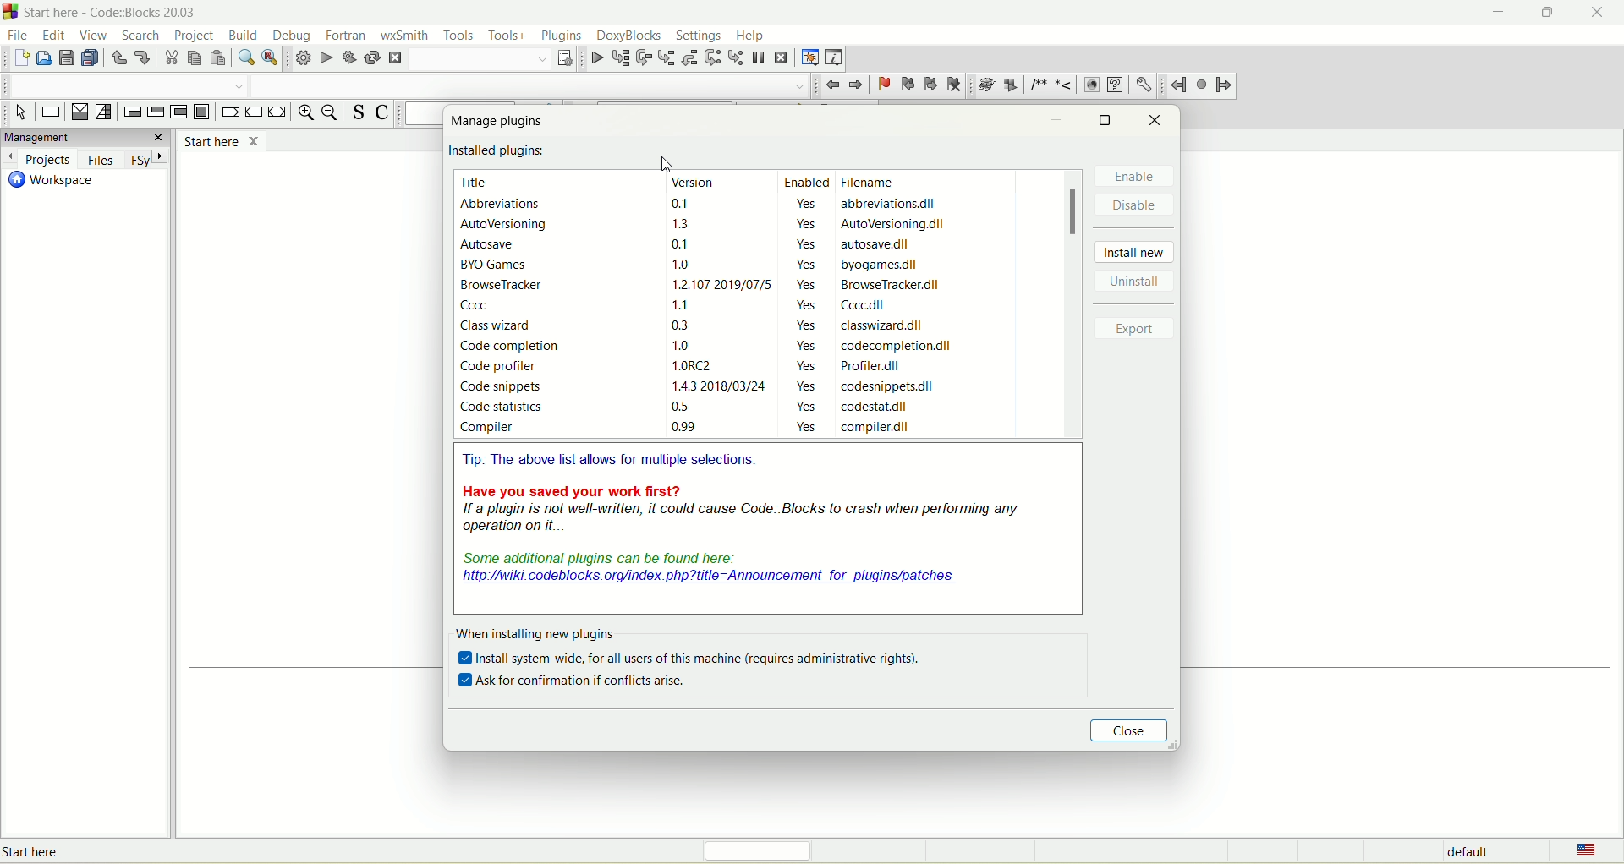 The image size is (1624, 864). I want to click on Code completion 1.0 Yes  codecompletion.dll, so click(711, 347).